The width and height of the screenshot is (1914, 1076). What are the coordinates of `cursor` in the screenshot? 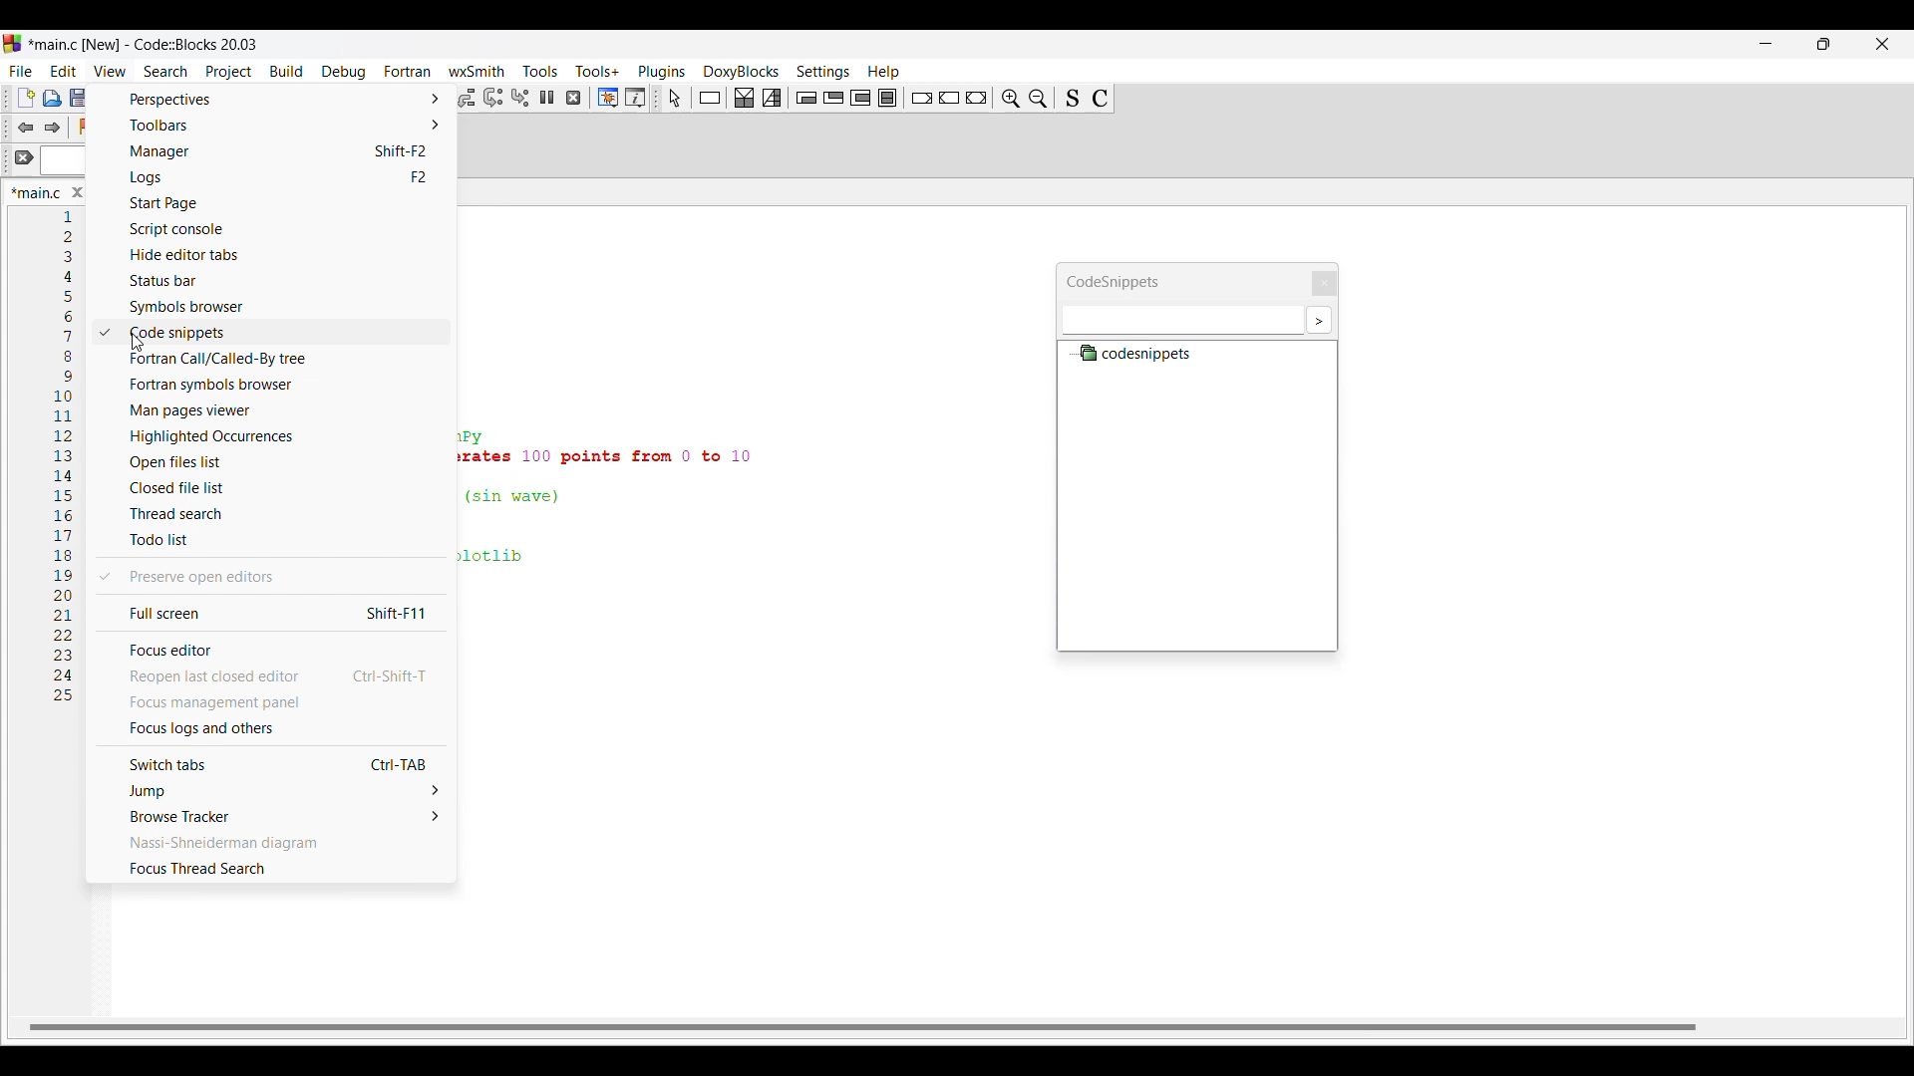 It's located at (135, 346).